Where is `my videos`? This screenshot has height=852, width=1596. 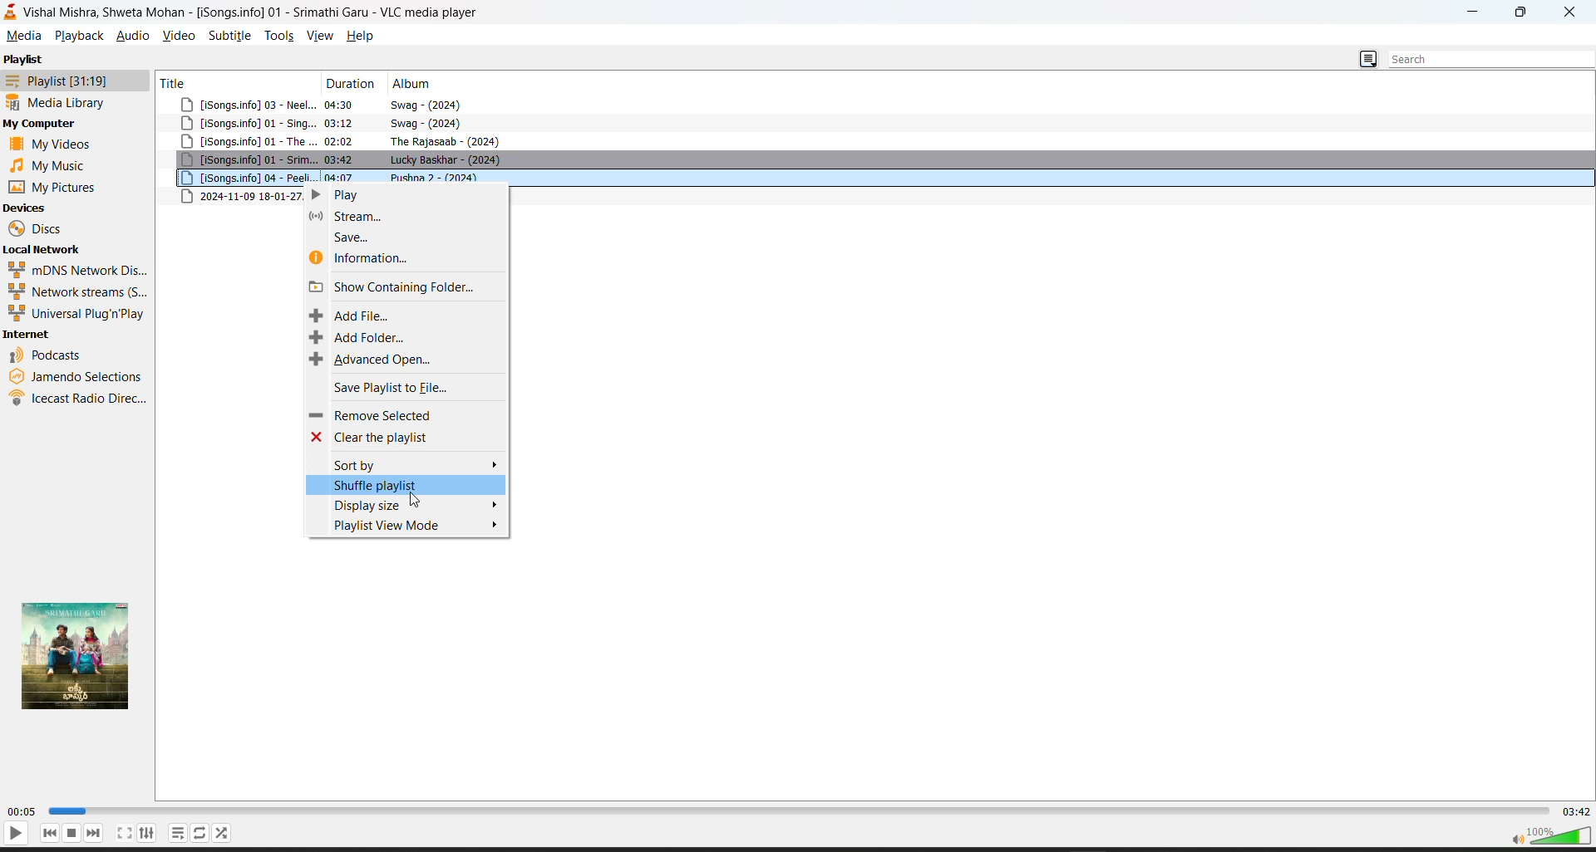 my videos is located at coordinates (53, 144).